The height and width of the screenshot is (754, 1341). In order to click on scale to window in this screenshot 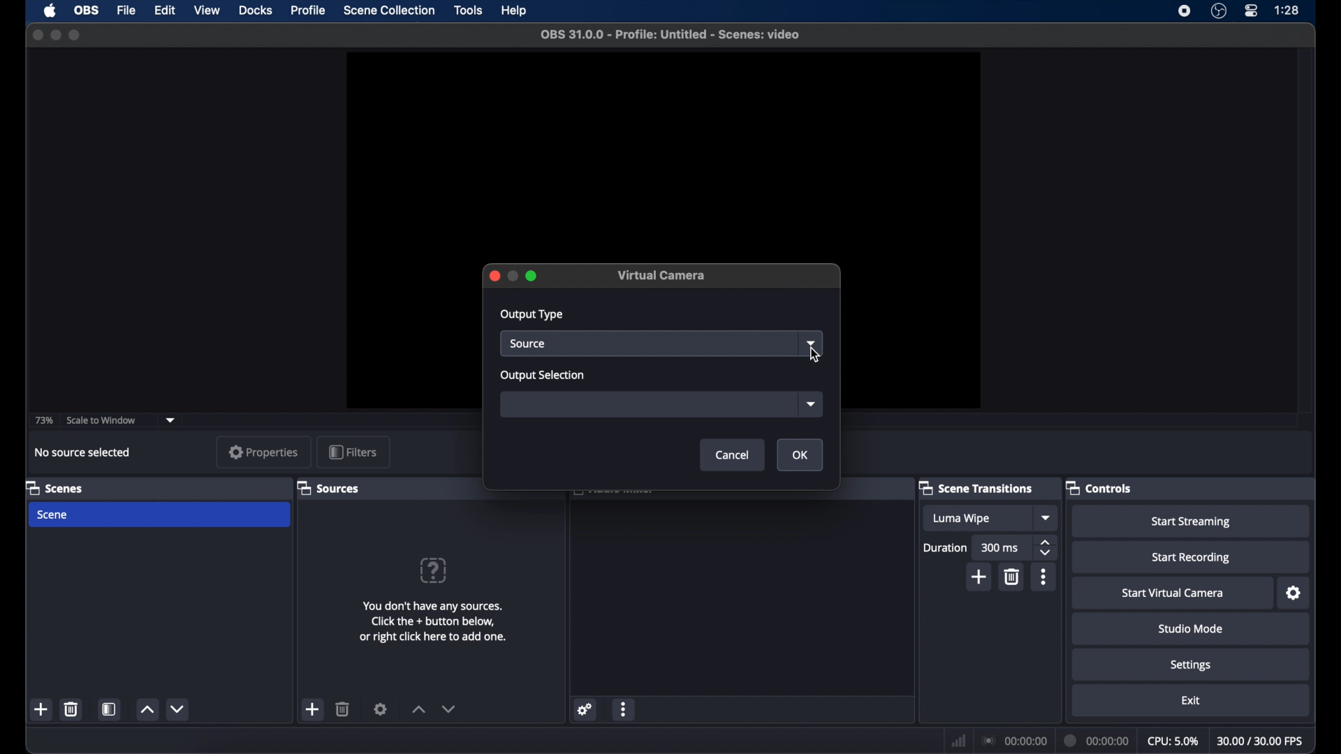, I will do `click(101, 420)`.